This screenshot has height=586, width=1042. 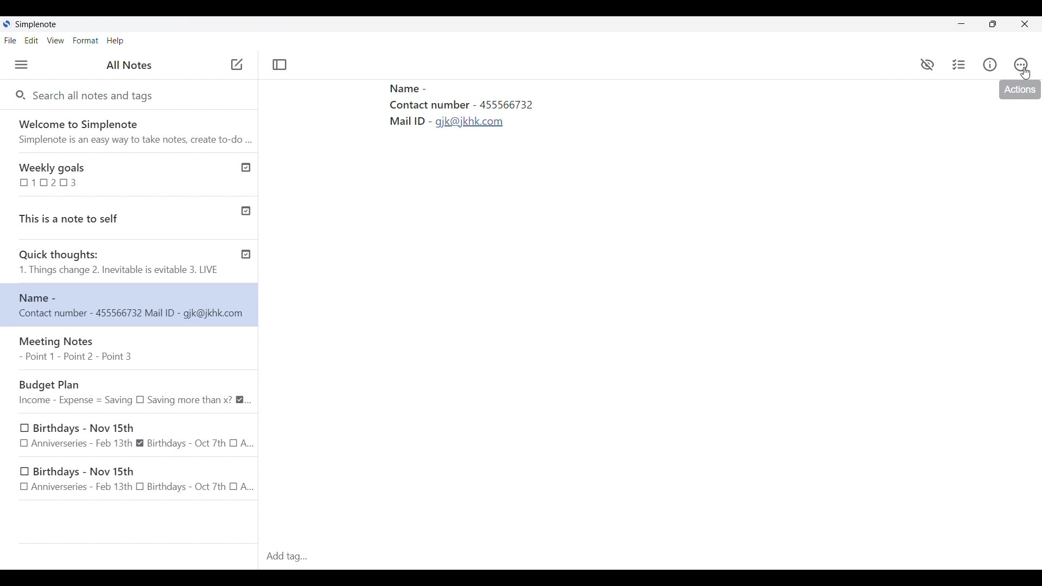 What do you see at coordinates (131, 349) in the screenshot?
I see `Meeting Notes - Point 1 - Point 2 - Point 3` at bounding box center [131, 349].